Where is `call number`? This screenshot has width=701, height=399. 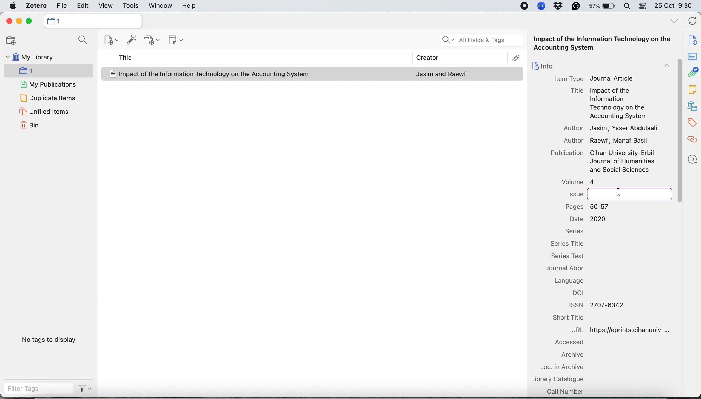
call number is located at coordinates (565, 391).